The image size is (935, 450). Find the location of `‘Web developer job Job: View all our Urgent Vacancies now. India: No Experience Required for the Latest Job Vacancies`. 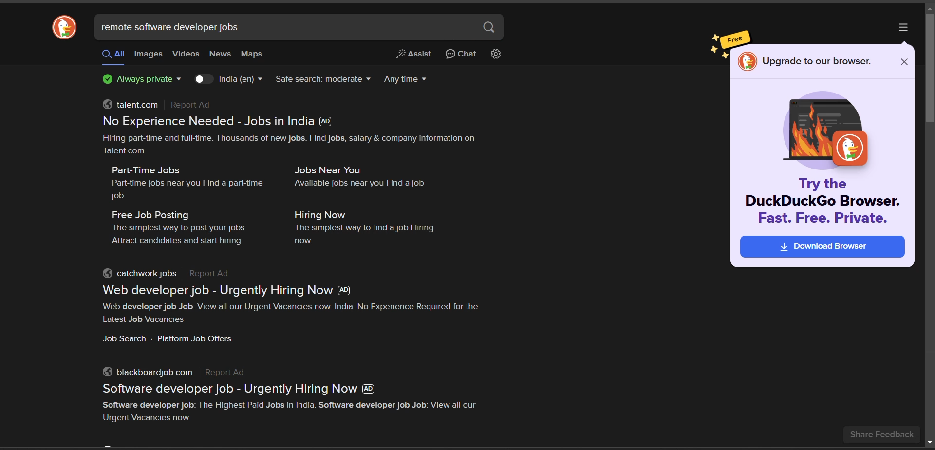

‘Web developer job Job: View all our Urgent Vacancies now. India: No Experience Required for the Latest Job Vacancies is located at coordinates (289, 313).